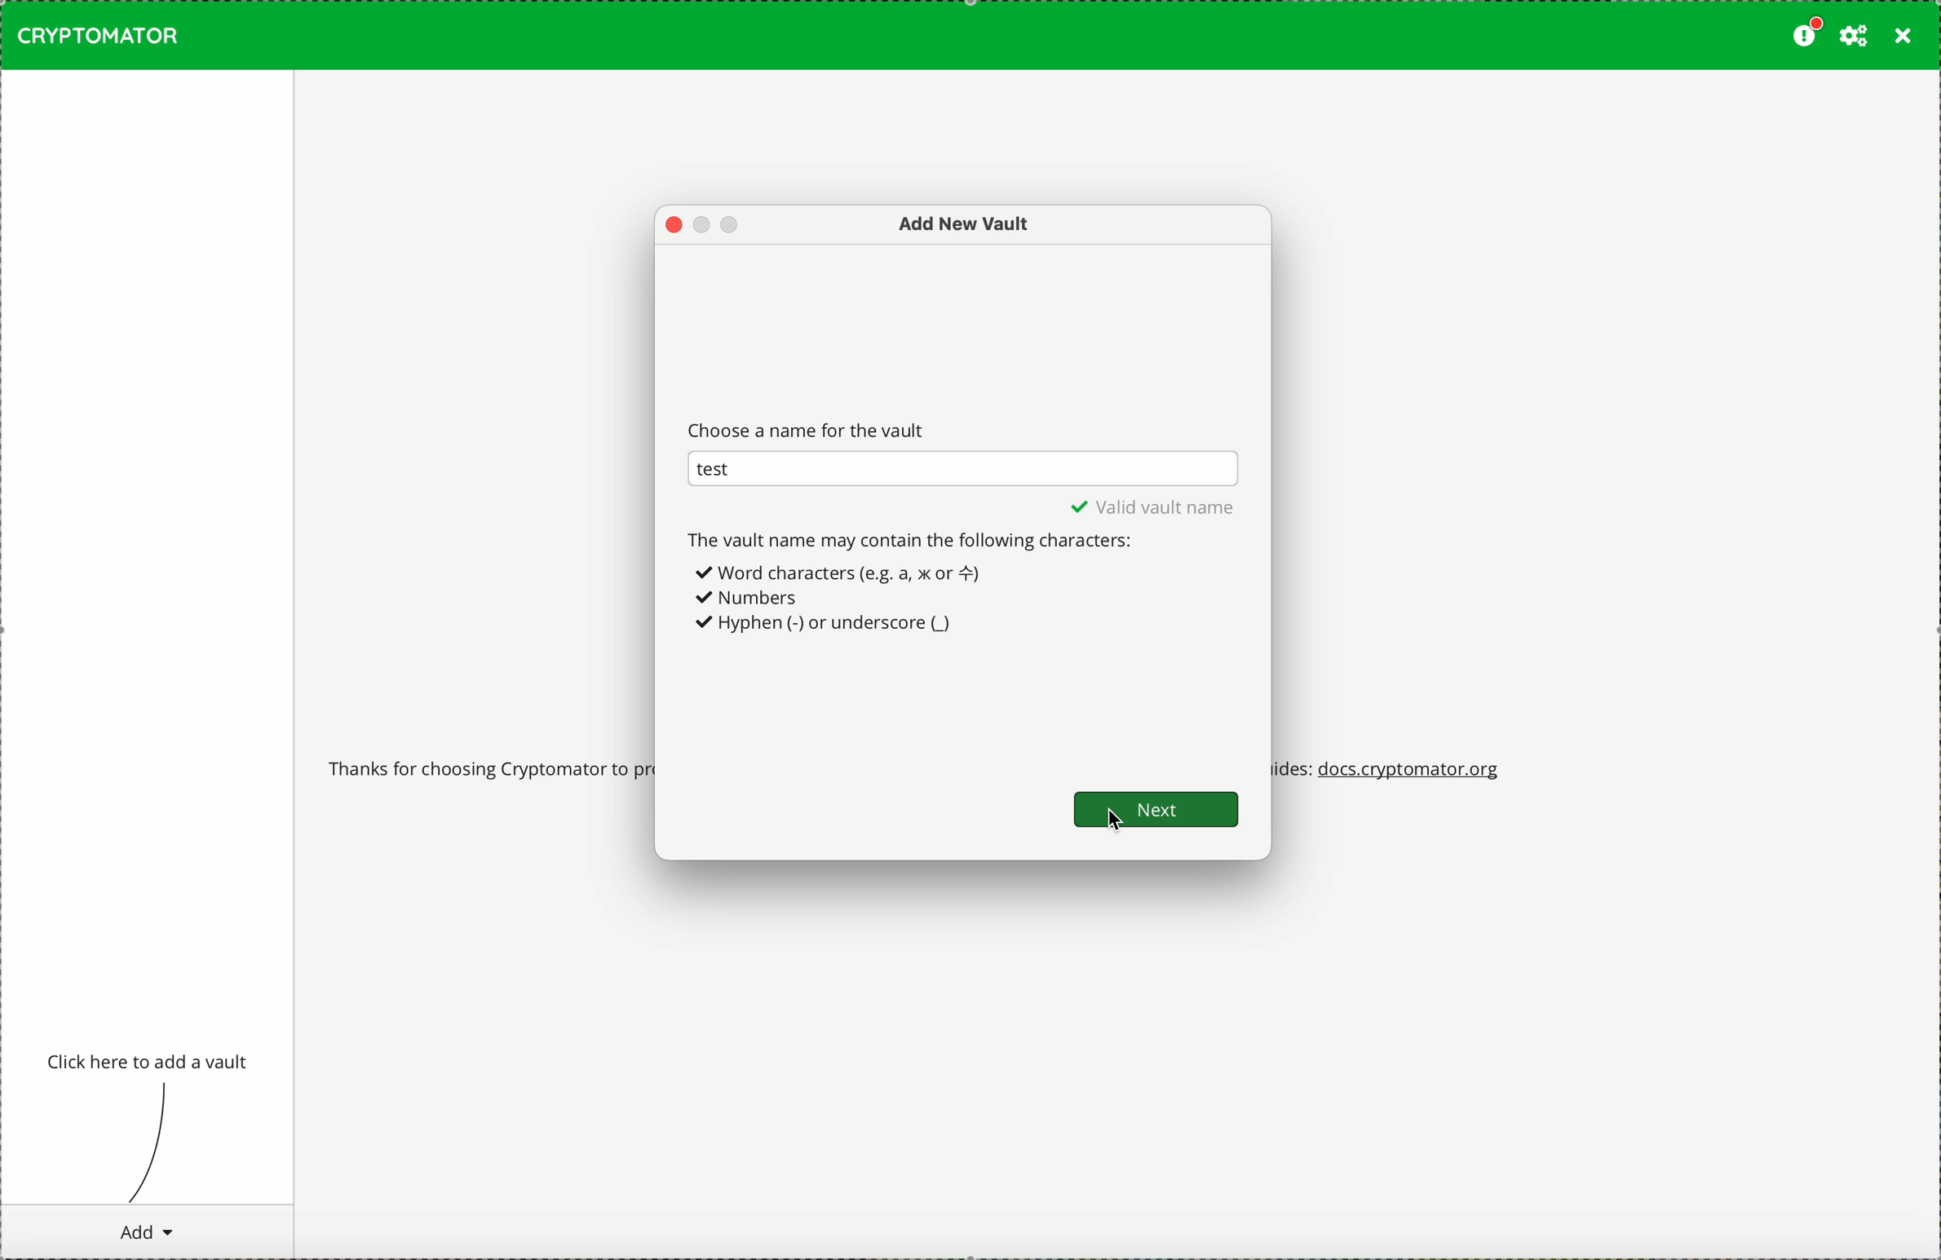 This screenshot has width=1941, height=1260. What do you see at coordinates (964, 453) in the screenshot?
I see `name of the vault` at bounding box center [964, 453].